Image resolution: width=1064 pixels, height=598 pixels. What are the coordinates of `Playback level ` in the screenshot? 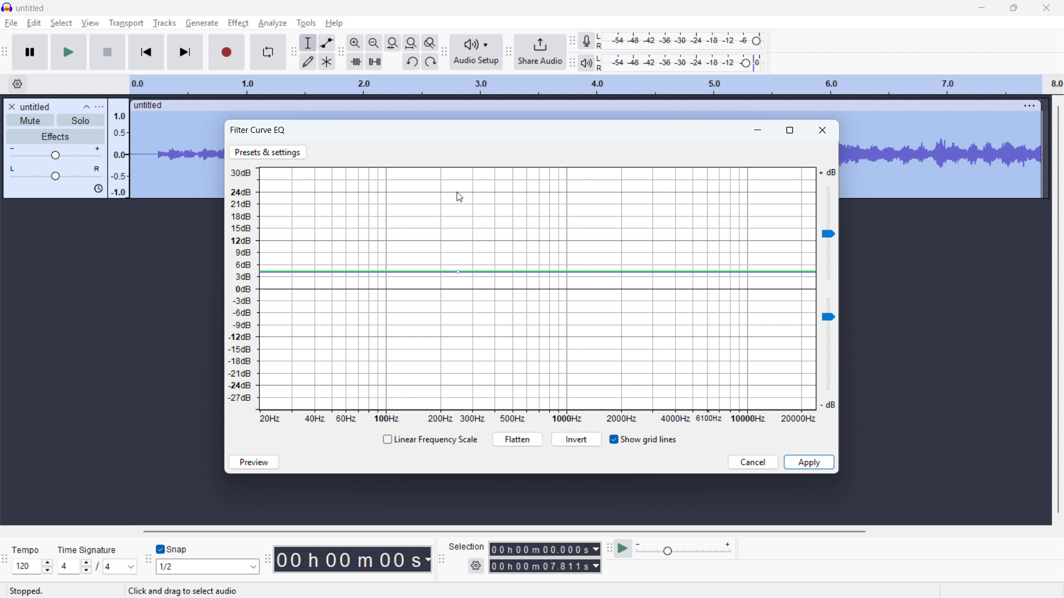 It's located at (679, 63).